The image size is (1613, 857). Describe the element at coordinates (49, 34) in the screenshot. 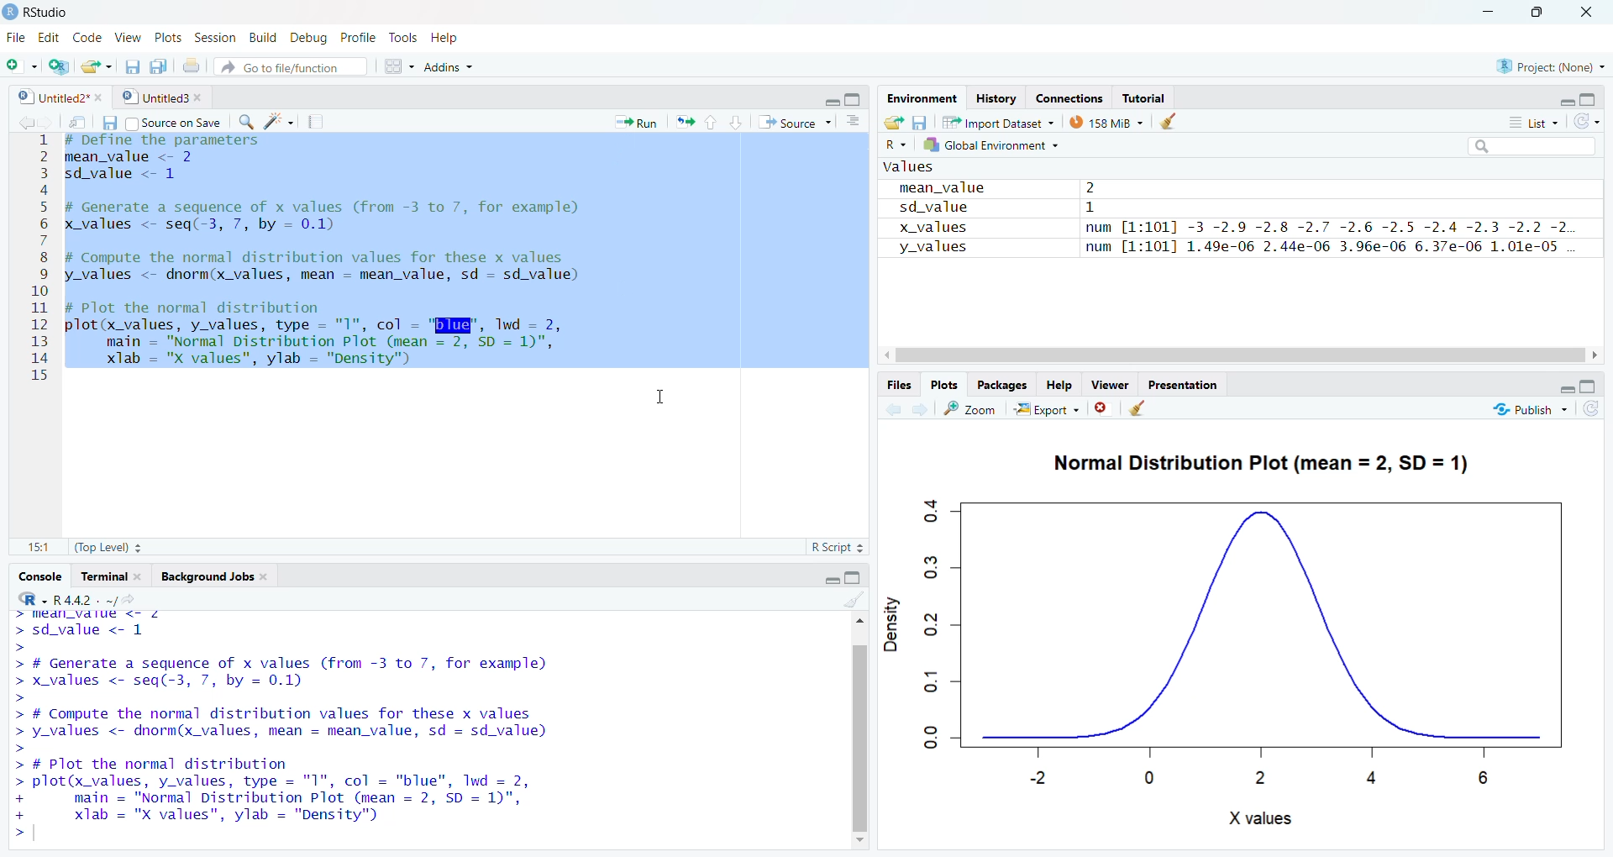

I see `Edit` at that location.